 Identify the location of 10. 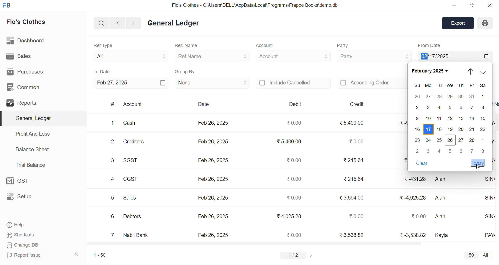
(428, 119).